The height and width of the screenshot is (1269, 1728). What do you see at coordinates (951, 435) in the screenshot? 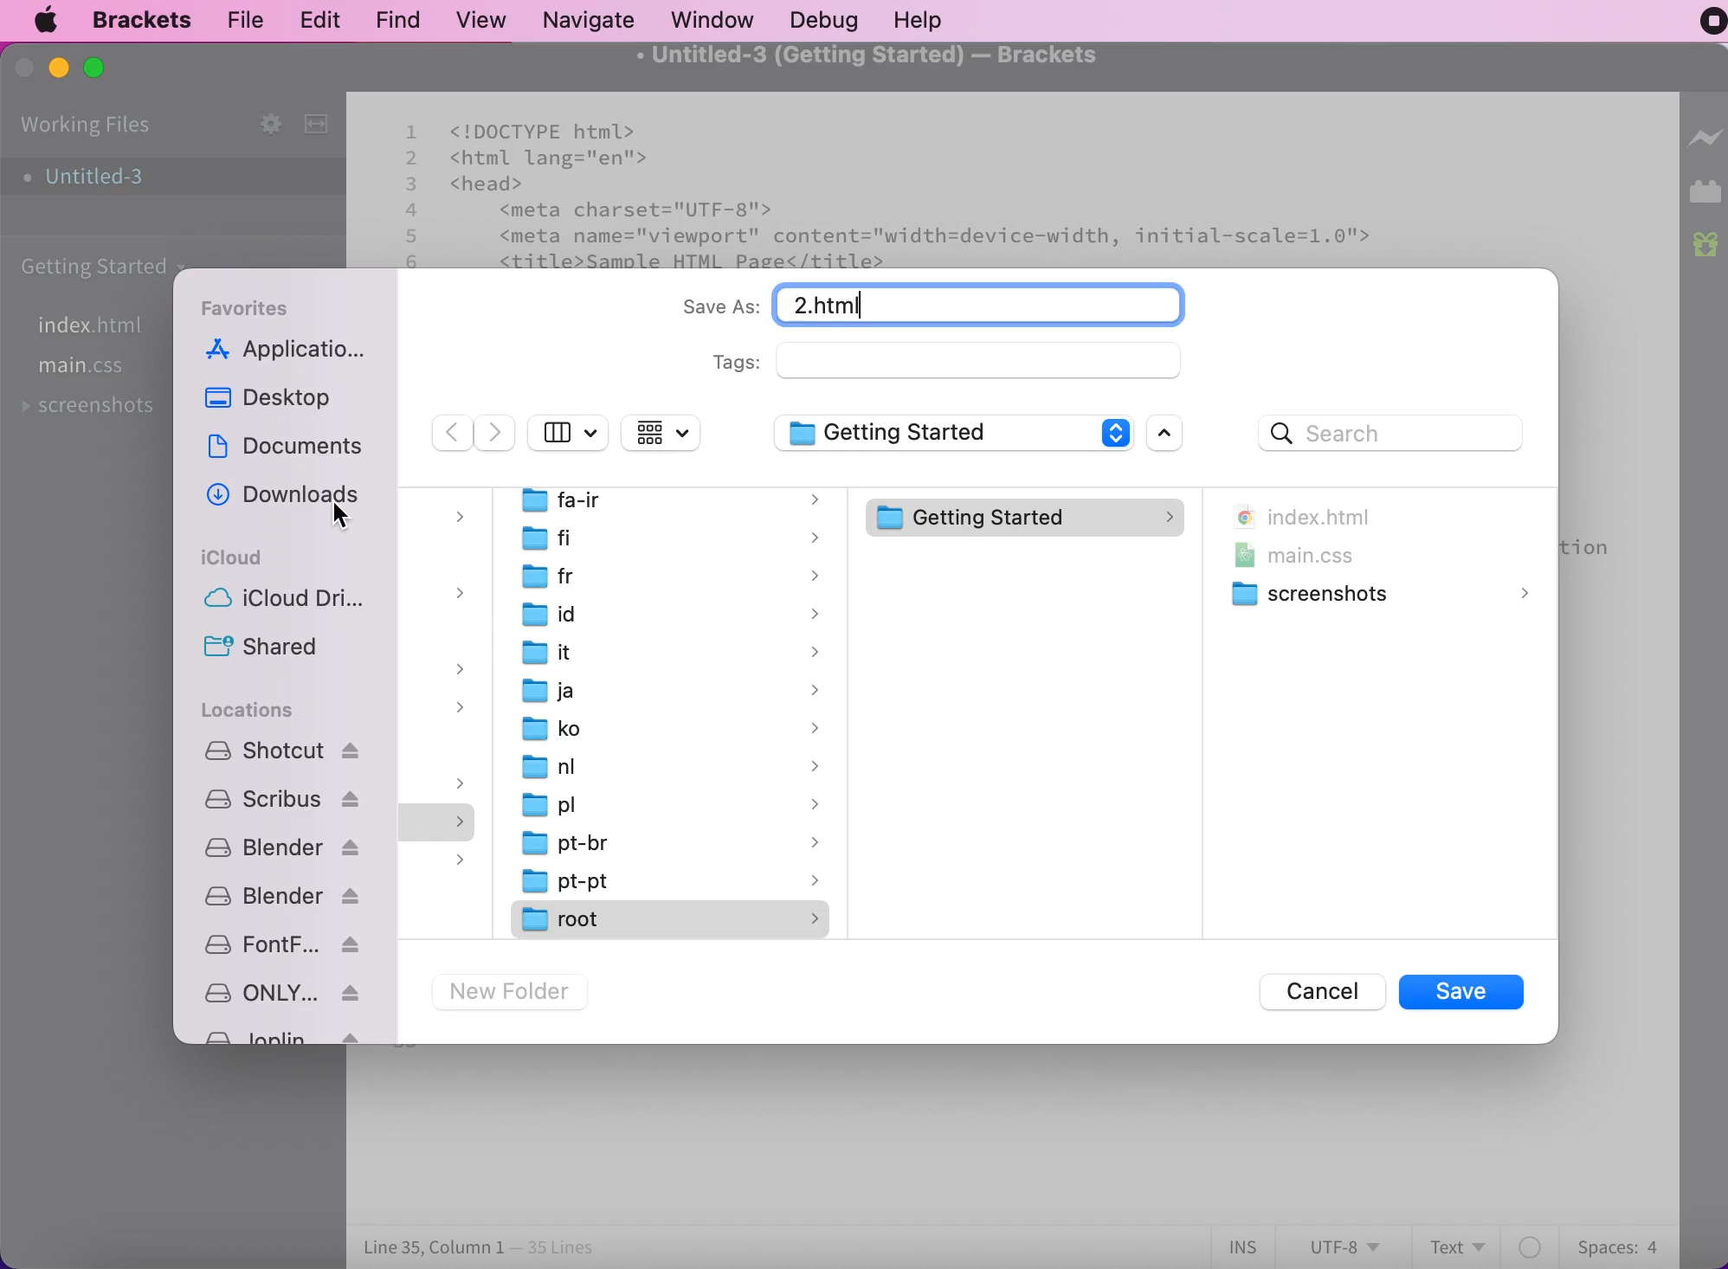
I see `getting started` at bounding box center [951, 435].